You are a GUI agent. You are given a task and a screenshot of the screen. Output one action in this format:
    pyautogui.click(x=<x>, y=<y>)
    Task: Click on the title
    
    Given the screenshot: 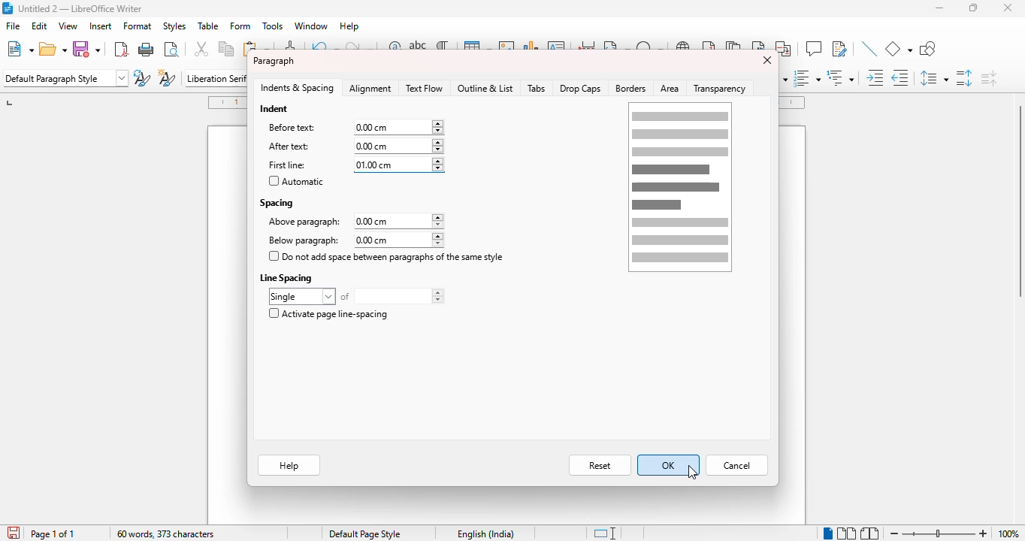 What is the action you would take?
    pyautogui.click(x=80, y=8)
    